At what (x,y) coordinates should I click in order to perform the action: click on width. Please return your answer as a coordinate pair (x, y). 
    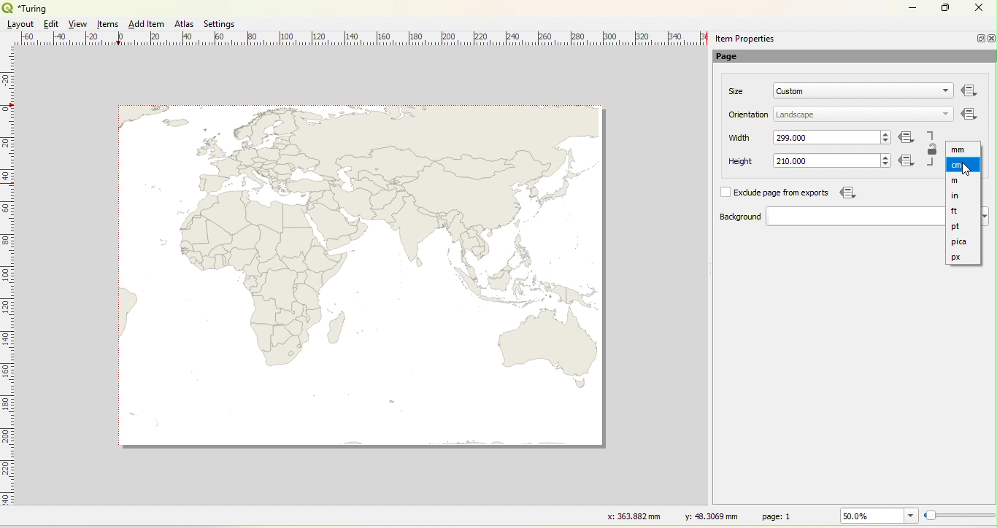
    Looking at the image, I should click on (739, 138).